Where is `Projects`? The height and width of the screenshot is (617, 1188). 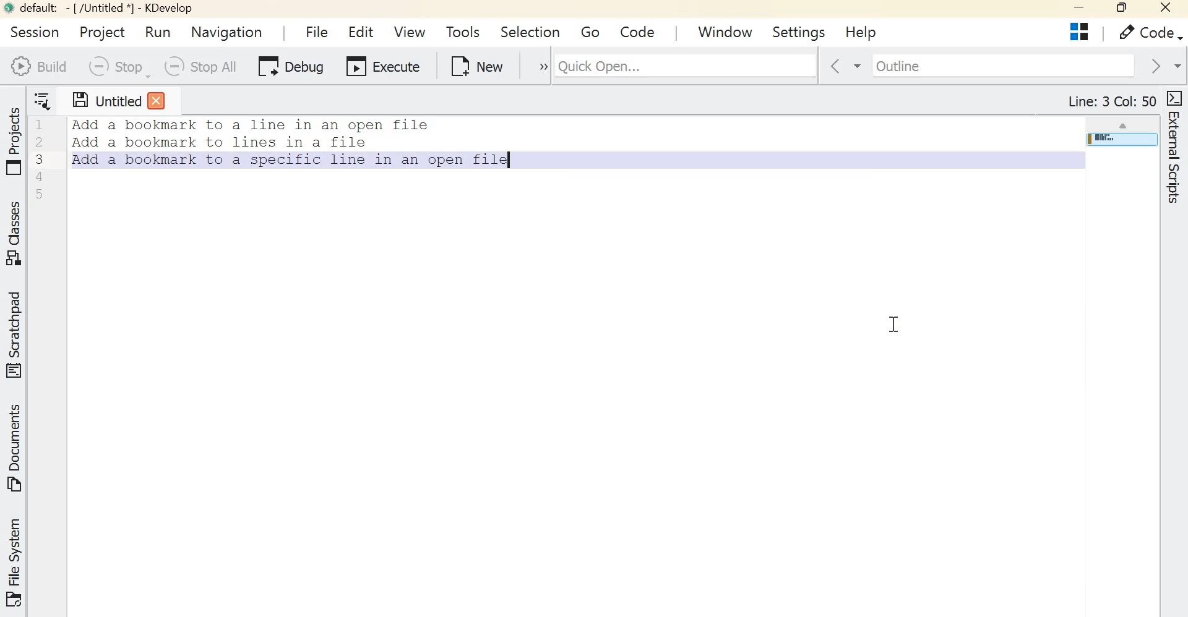 Projects is located at coordinates (1082, 33).